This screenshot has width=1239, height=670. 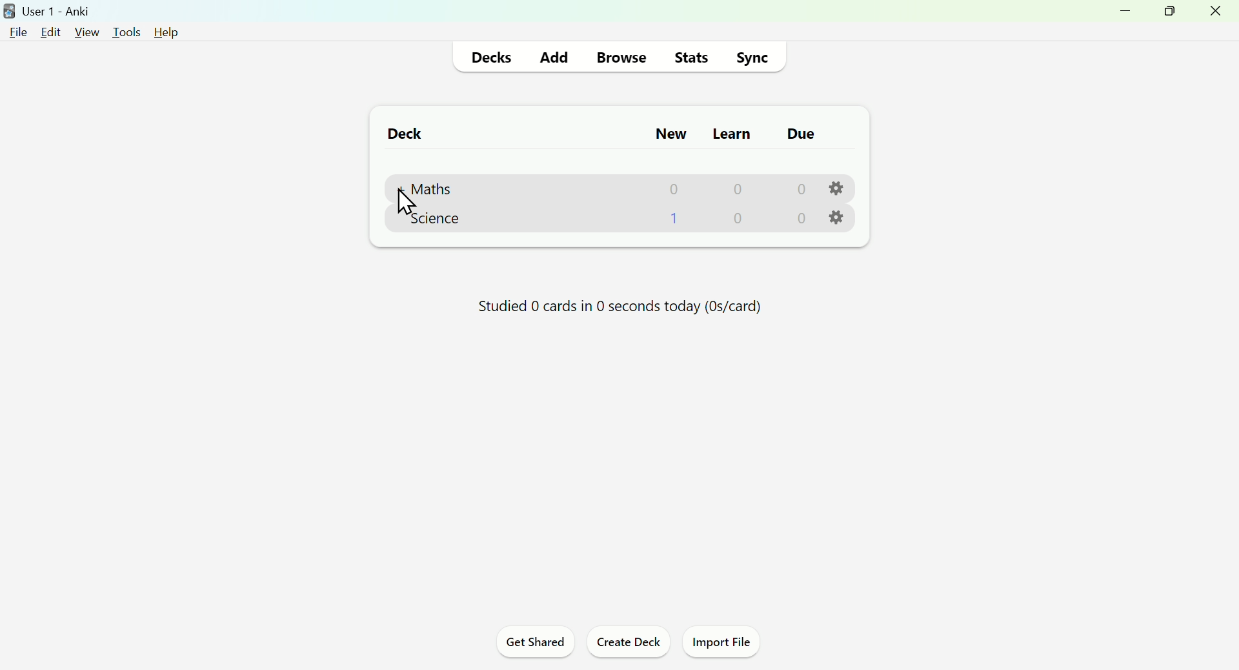 What do you see at coordinates (838, 188) in the screenshot?
I see `Settings` at bounding box center [838, 188].